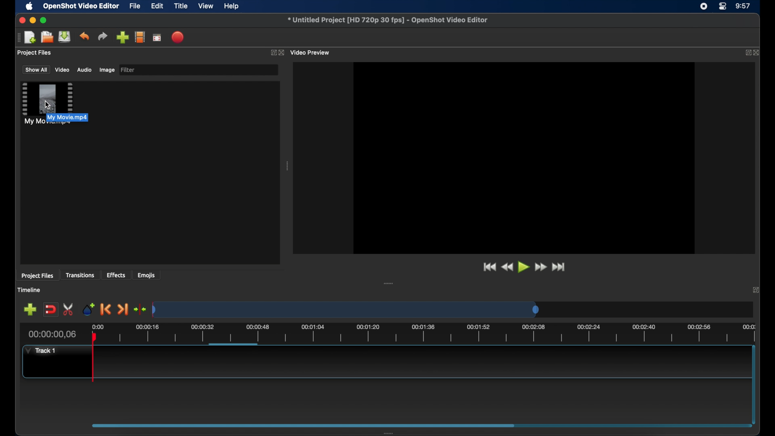 The image size is (775, 436). Describe the element at coordinates (311, 53) in the screenshot. I see `video preview` at that location.